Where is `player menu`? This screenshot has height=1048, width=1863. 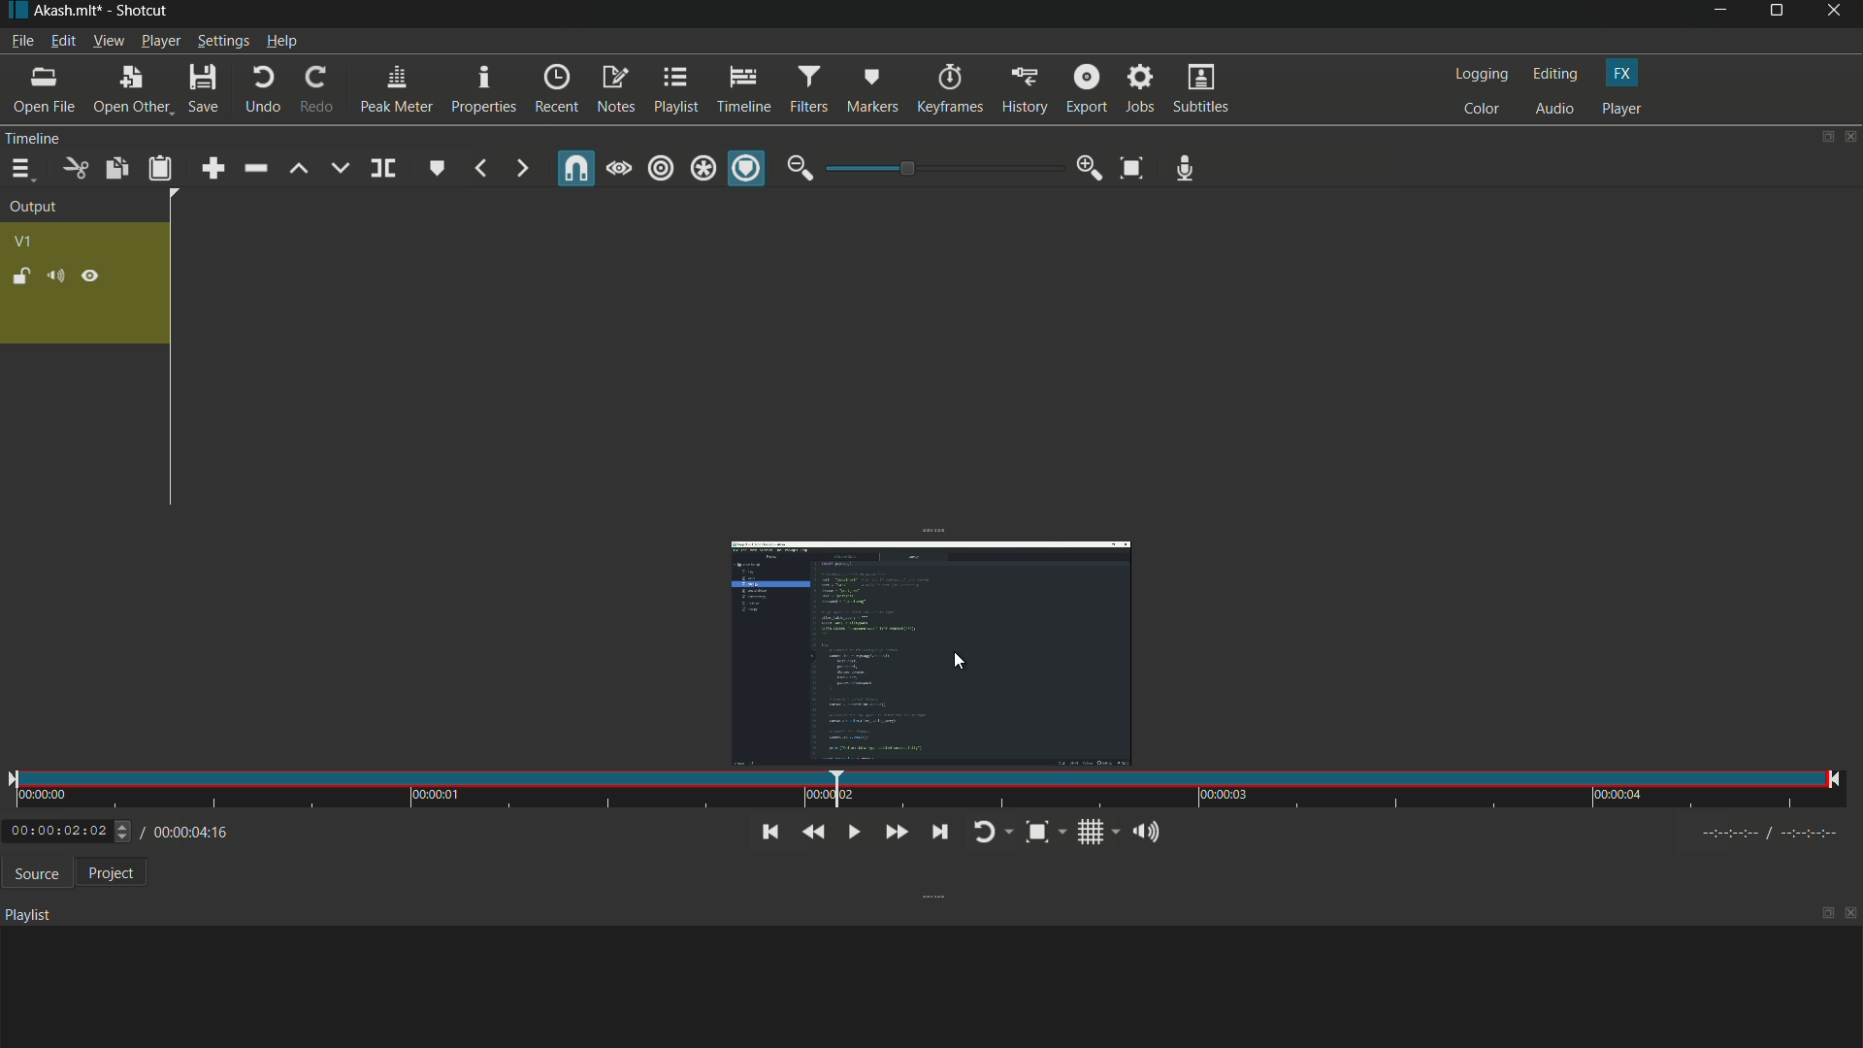 player menu is located at coordinates (161, 40).